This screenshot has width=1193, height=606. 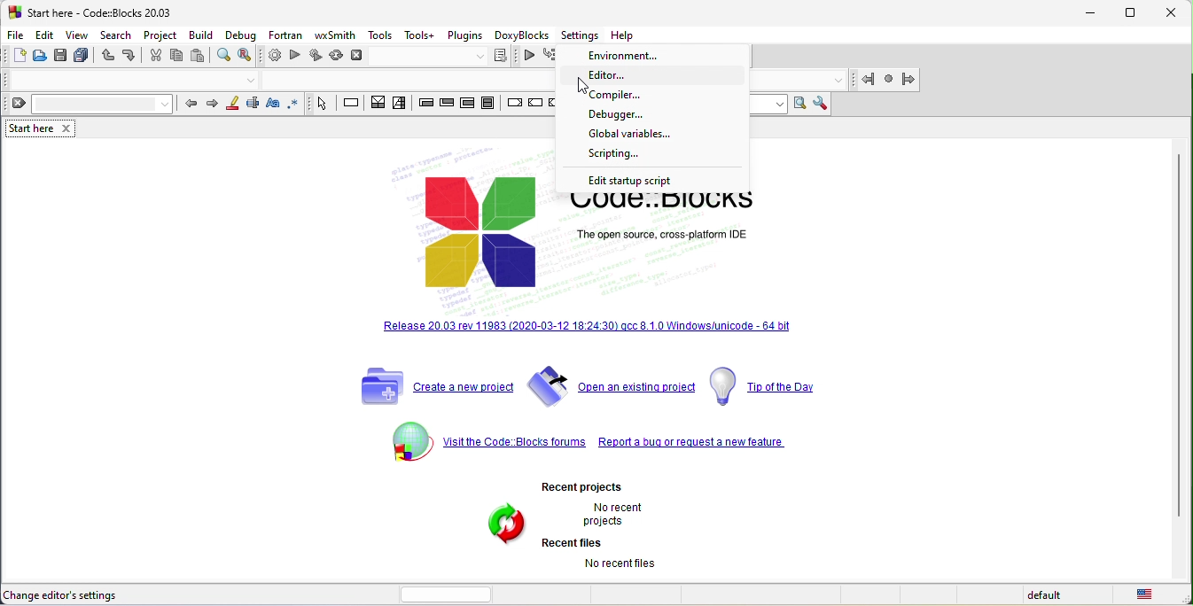 What do you see at coordinates (637, 182) in the screenshot?
I see `edit startup script` at bounding box center [637, 182].